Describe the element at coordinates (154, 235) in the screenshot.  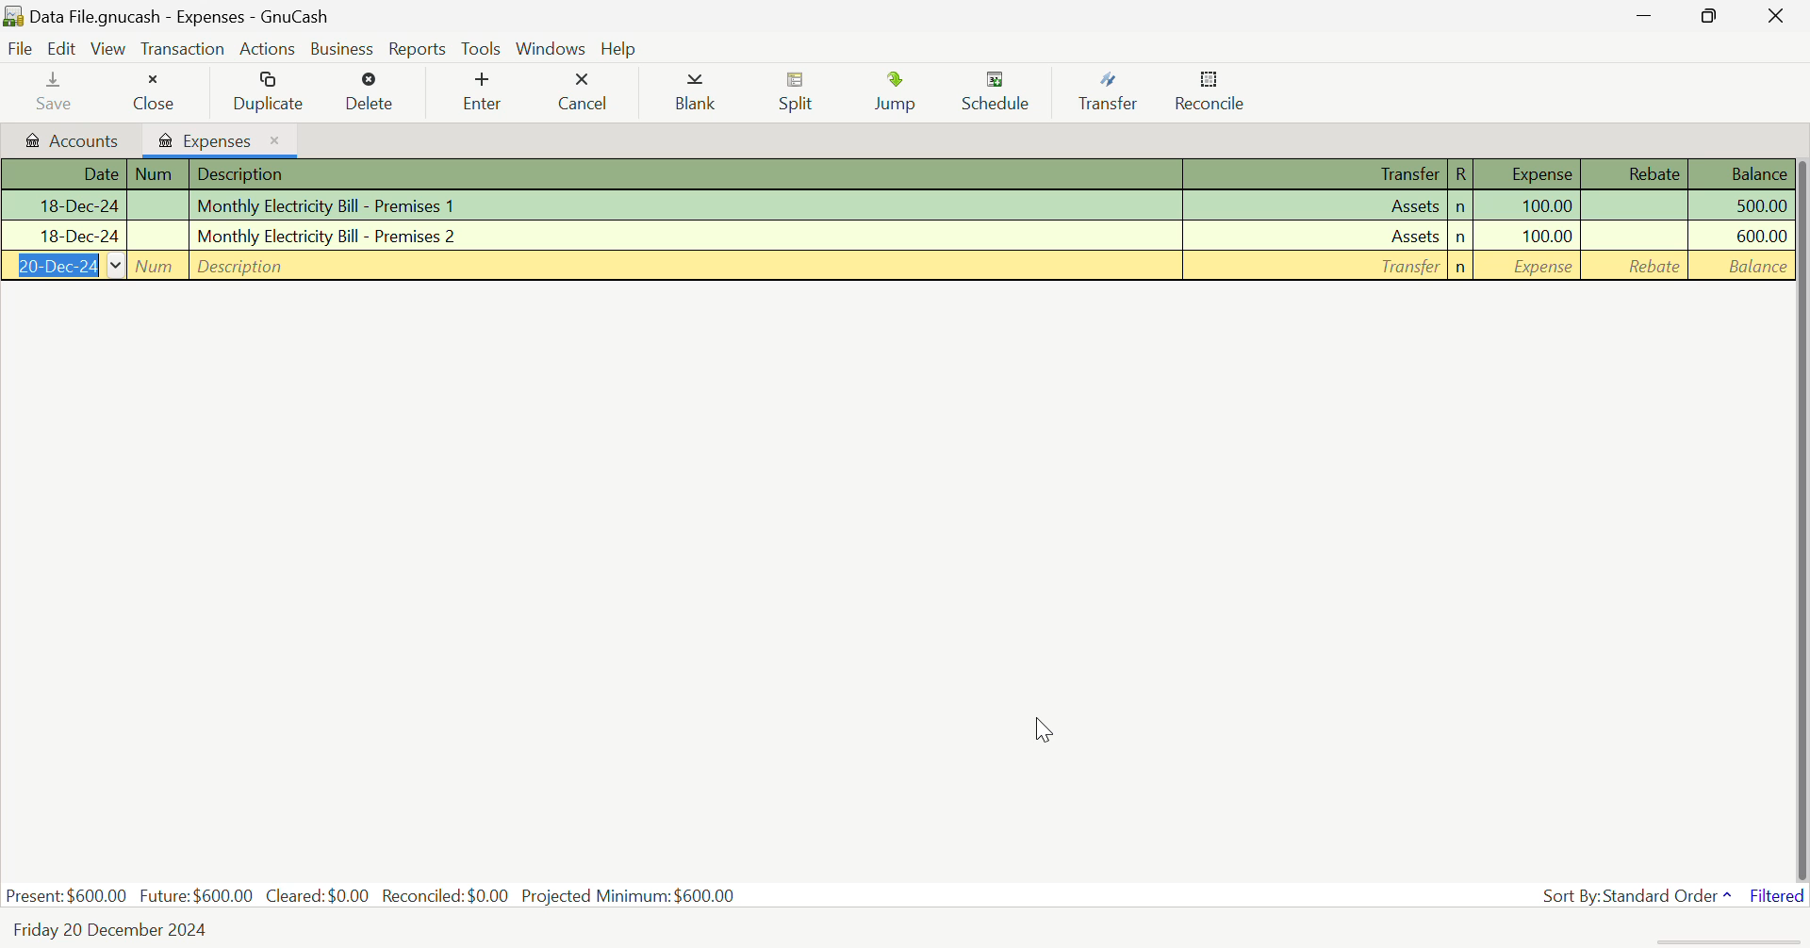
I see `Num` at that location.